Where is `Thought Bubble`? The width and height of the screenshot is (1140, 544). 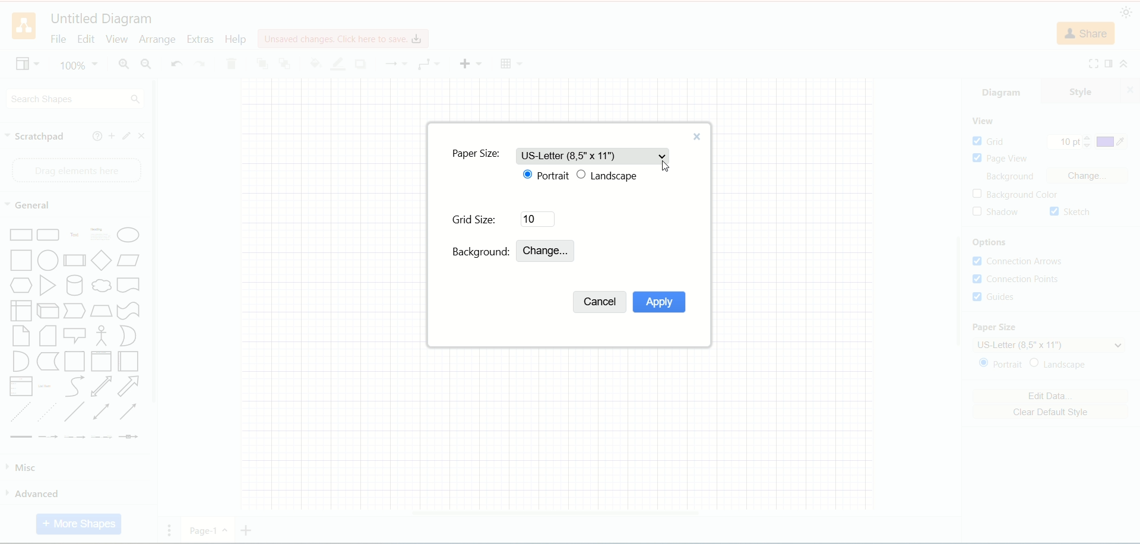 Thought Bubble is located at coordinates (102, 287).